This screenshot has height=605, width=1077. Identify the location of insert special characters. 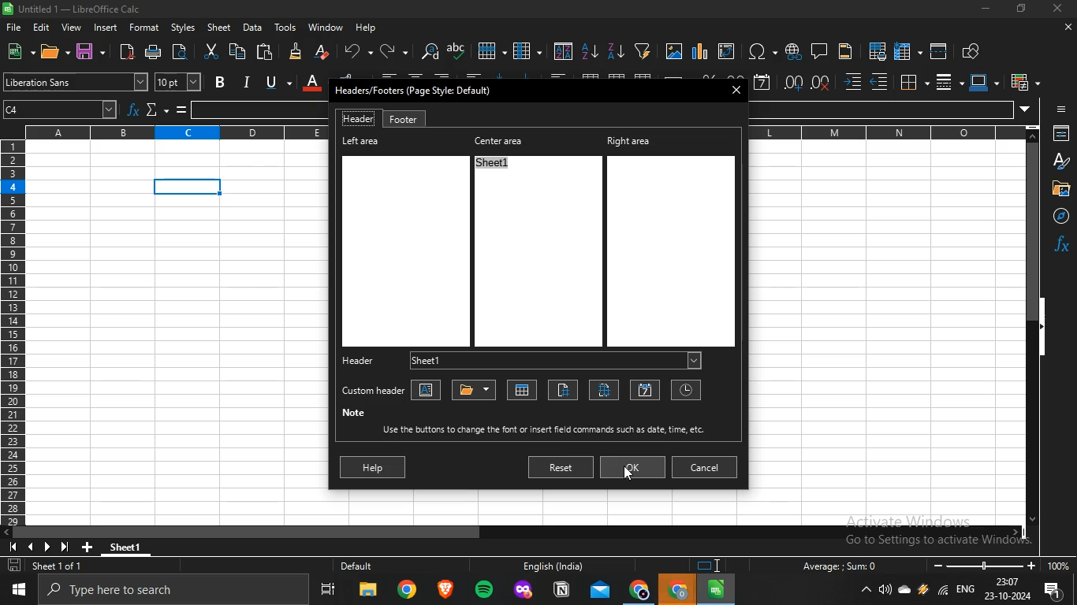
(758, 51).